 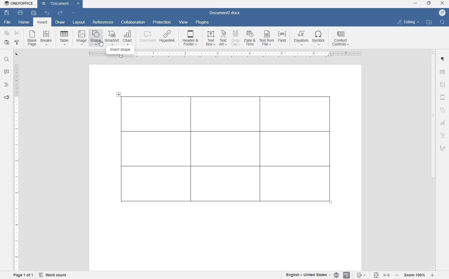 What do you see at coordinates (443, 98) in the screenshot?
I see `header & footer` at bounding box center [443, 98].